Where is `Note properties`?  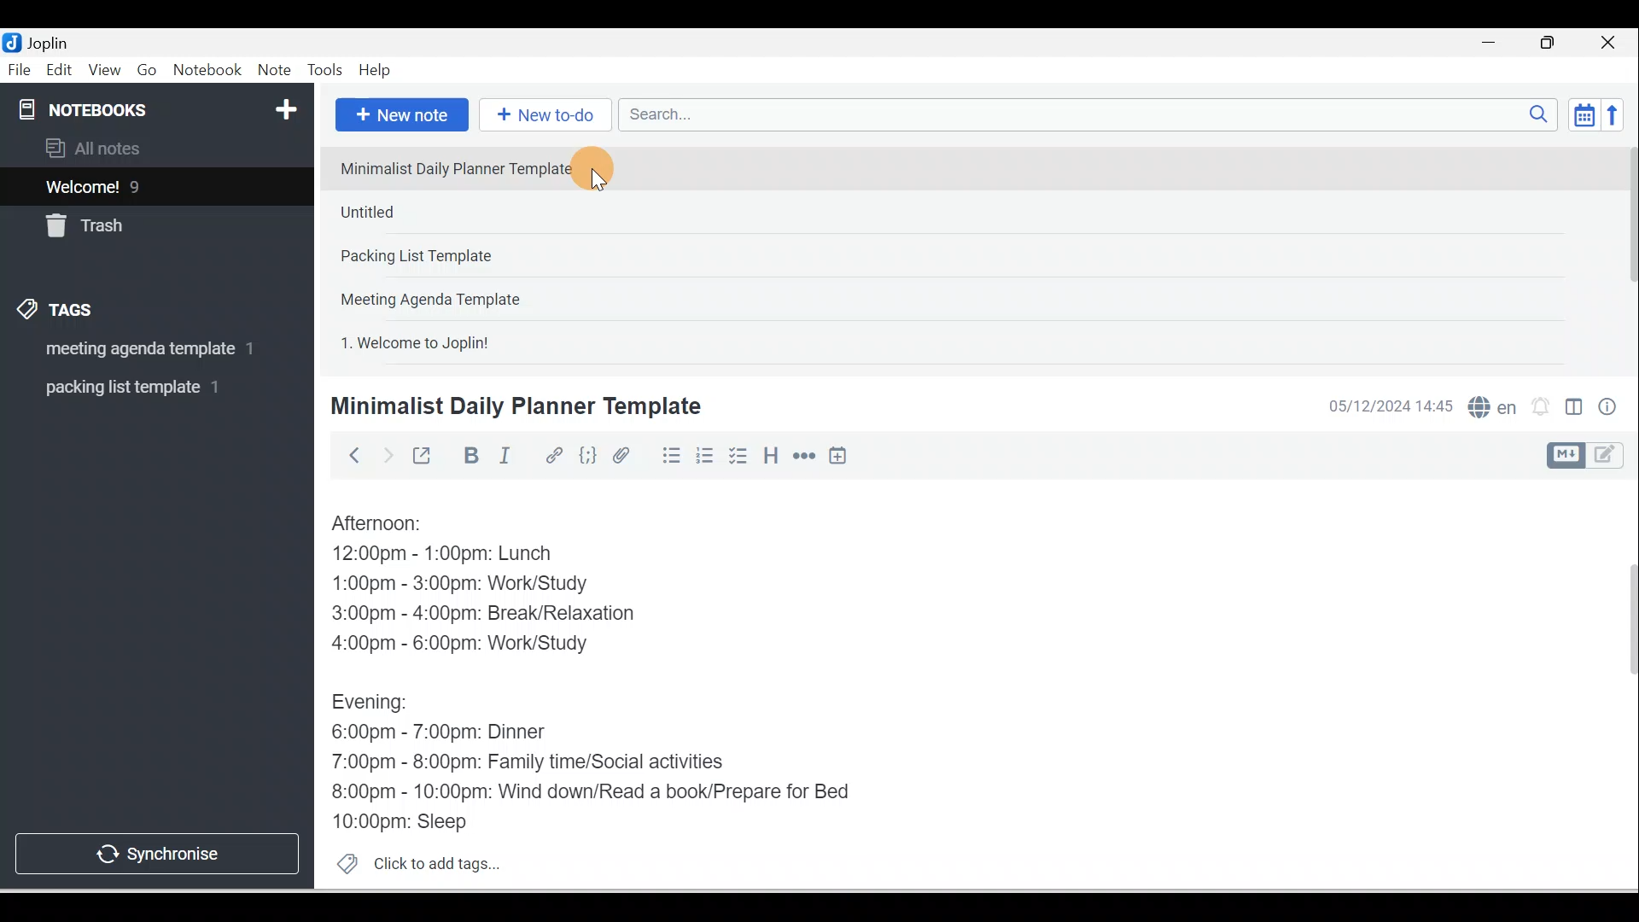
Note properties is located at coordinates (1609, 409).